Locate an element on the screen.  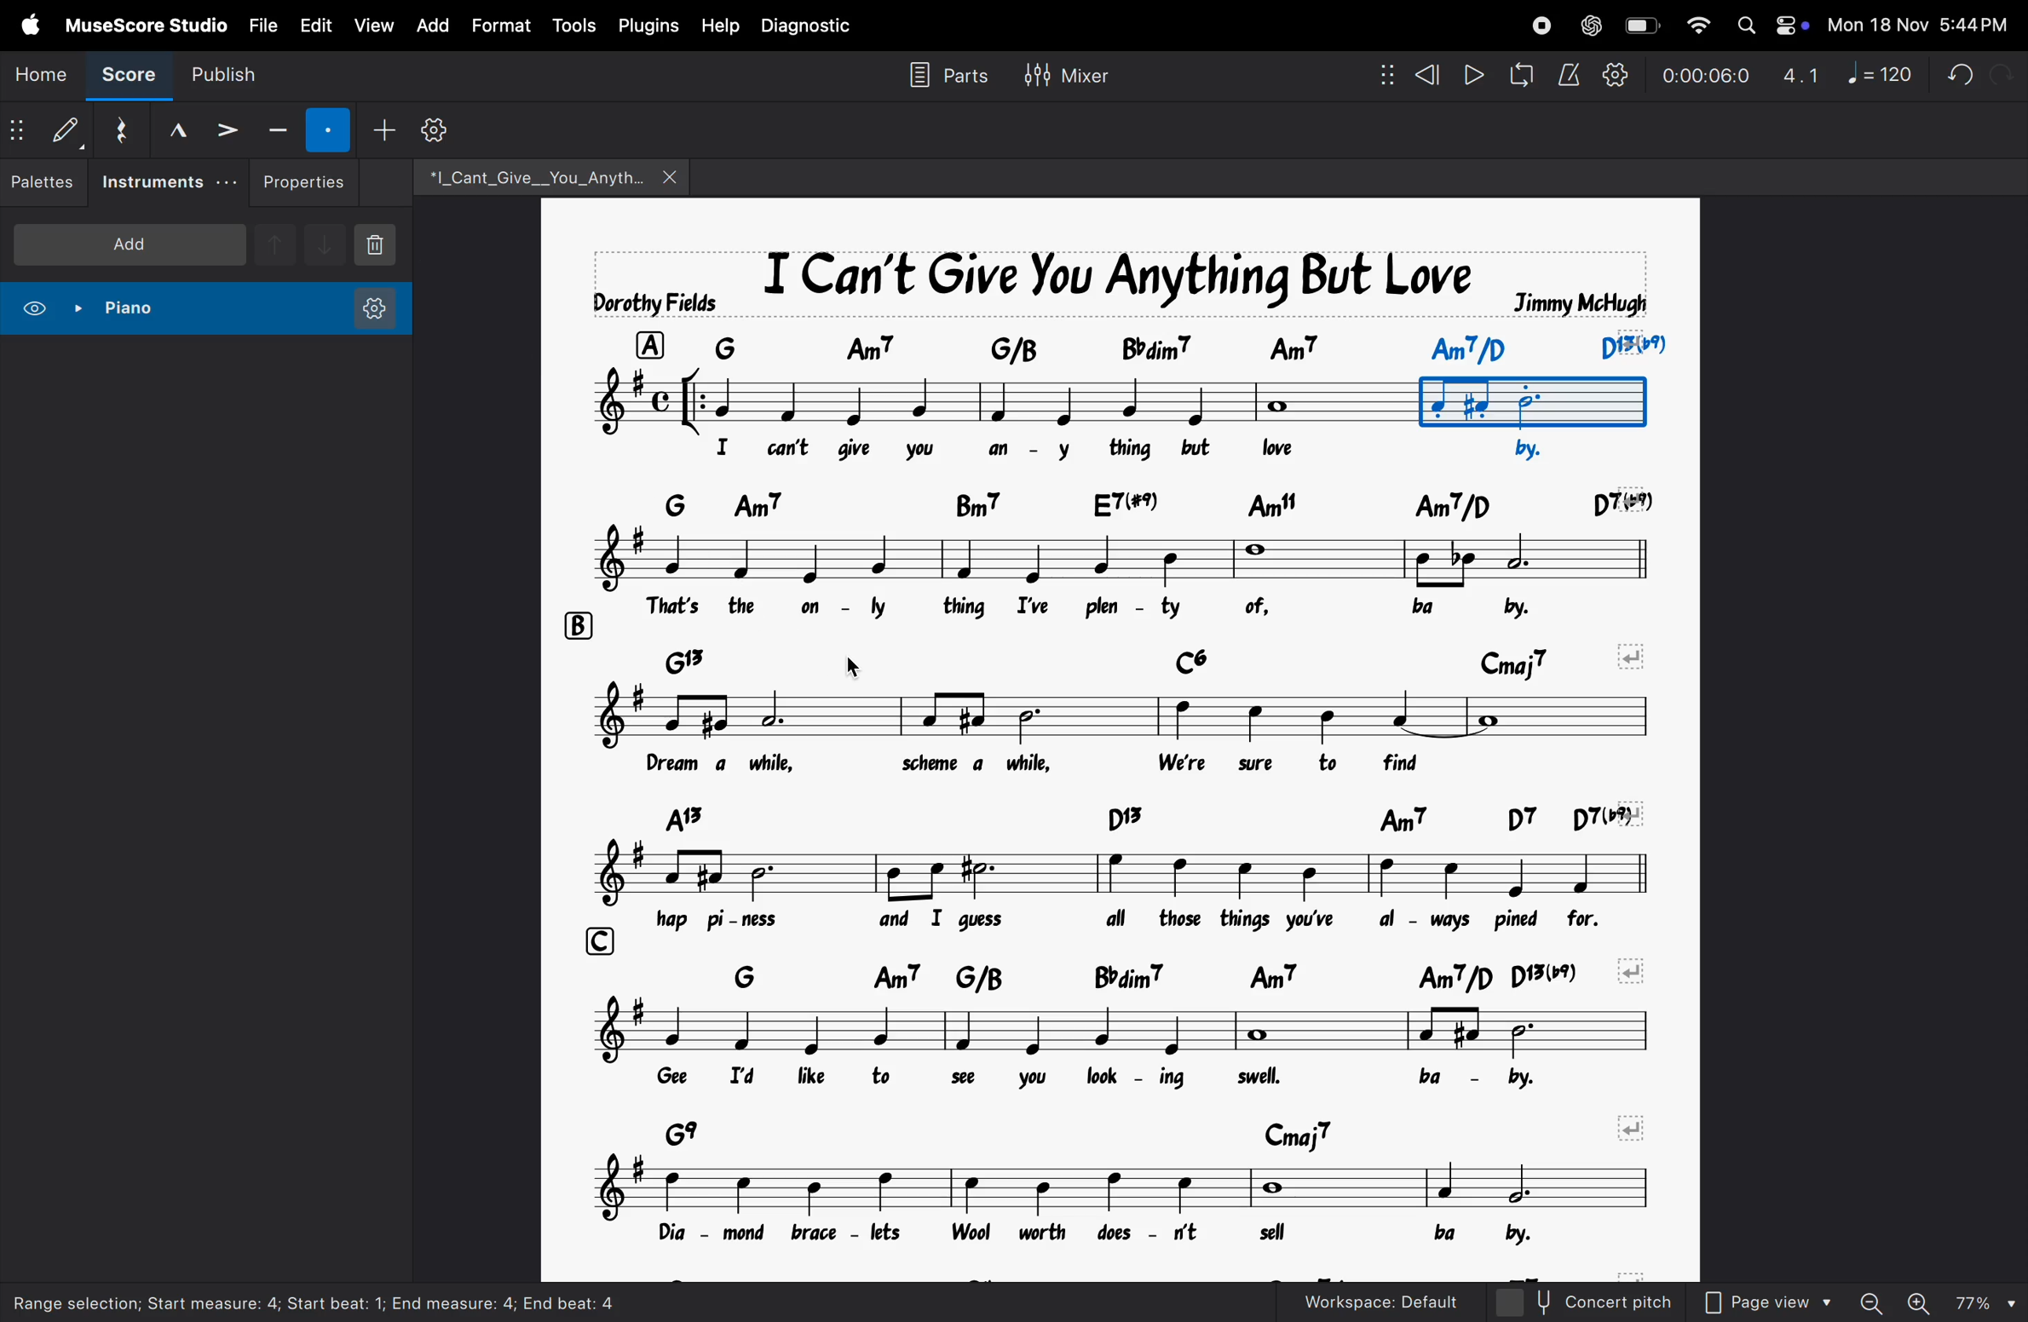
apple widgets is located at coordinates (1767, 25).